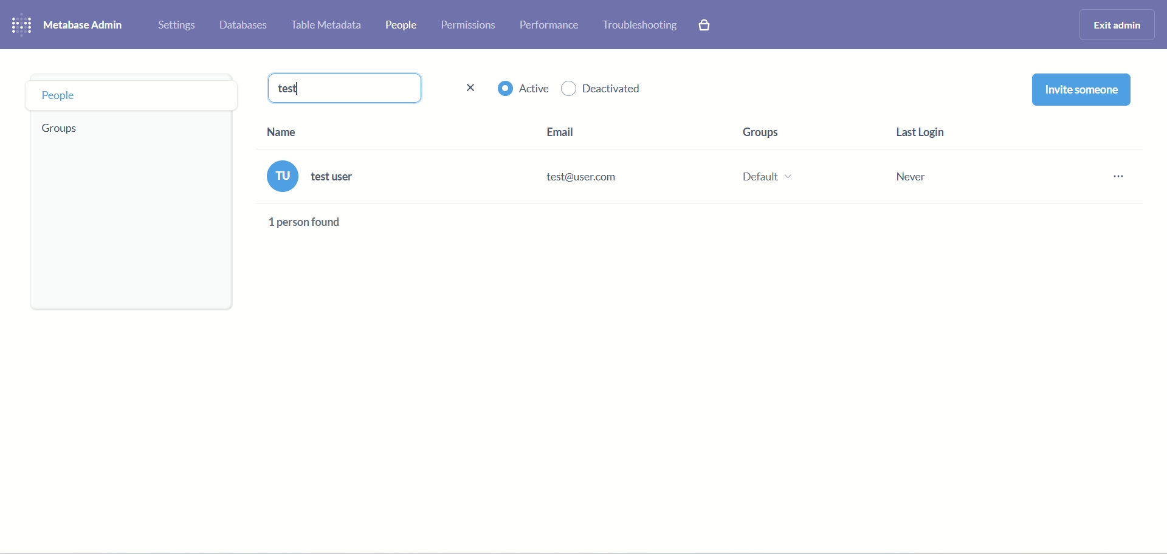  What do you see at coordinates (1082, 91) in the screenshot?
I see `invite someone` at bounding box center [1082, 91].